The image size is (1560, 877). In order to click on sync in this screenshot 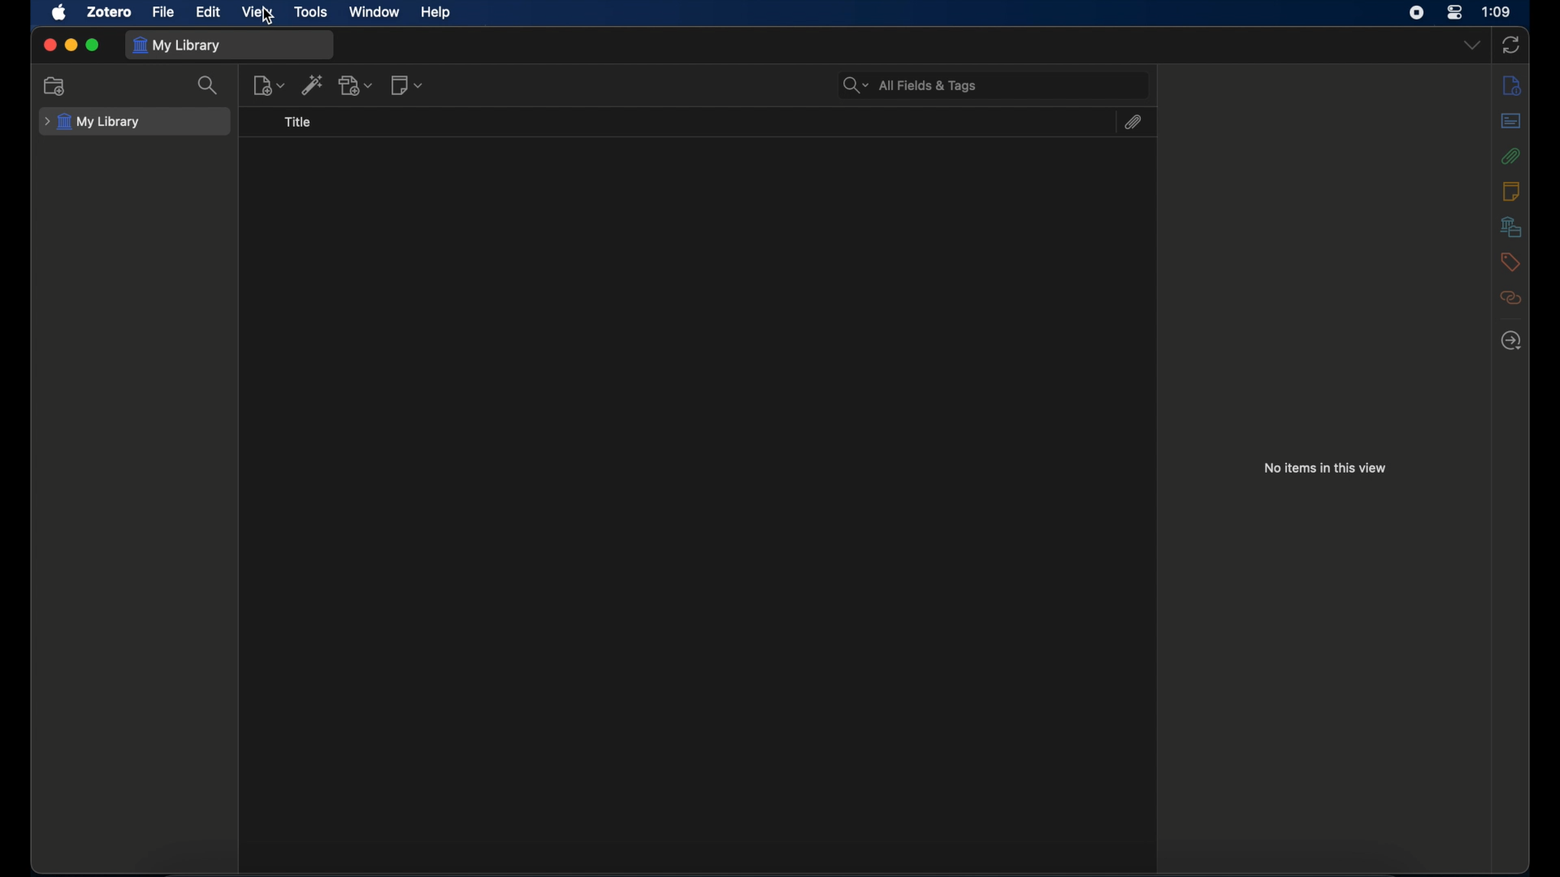, I will do `click(1512, 45)`.